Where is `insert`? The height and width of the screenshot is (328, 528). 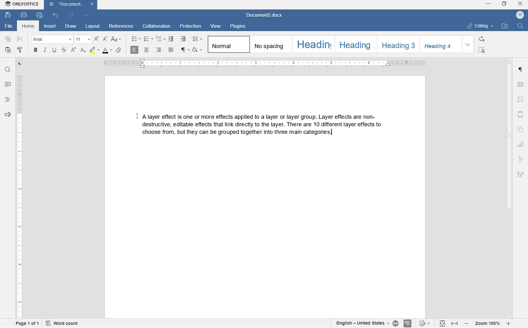
insert is located at coordinates (50, 26).